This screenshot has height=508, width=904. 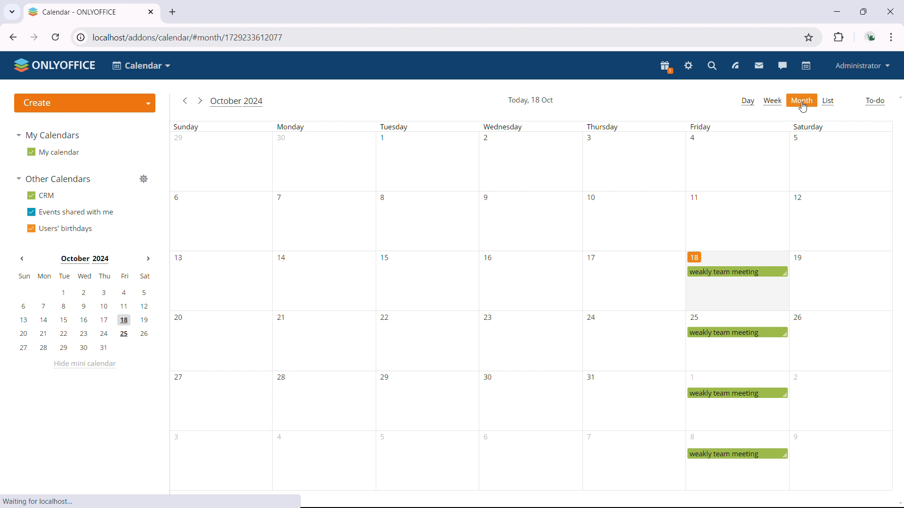 I want to click on close, so click(x=890, y=11).